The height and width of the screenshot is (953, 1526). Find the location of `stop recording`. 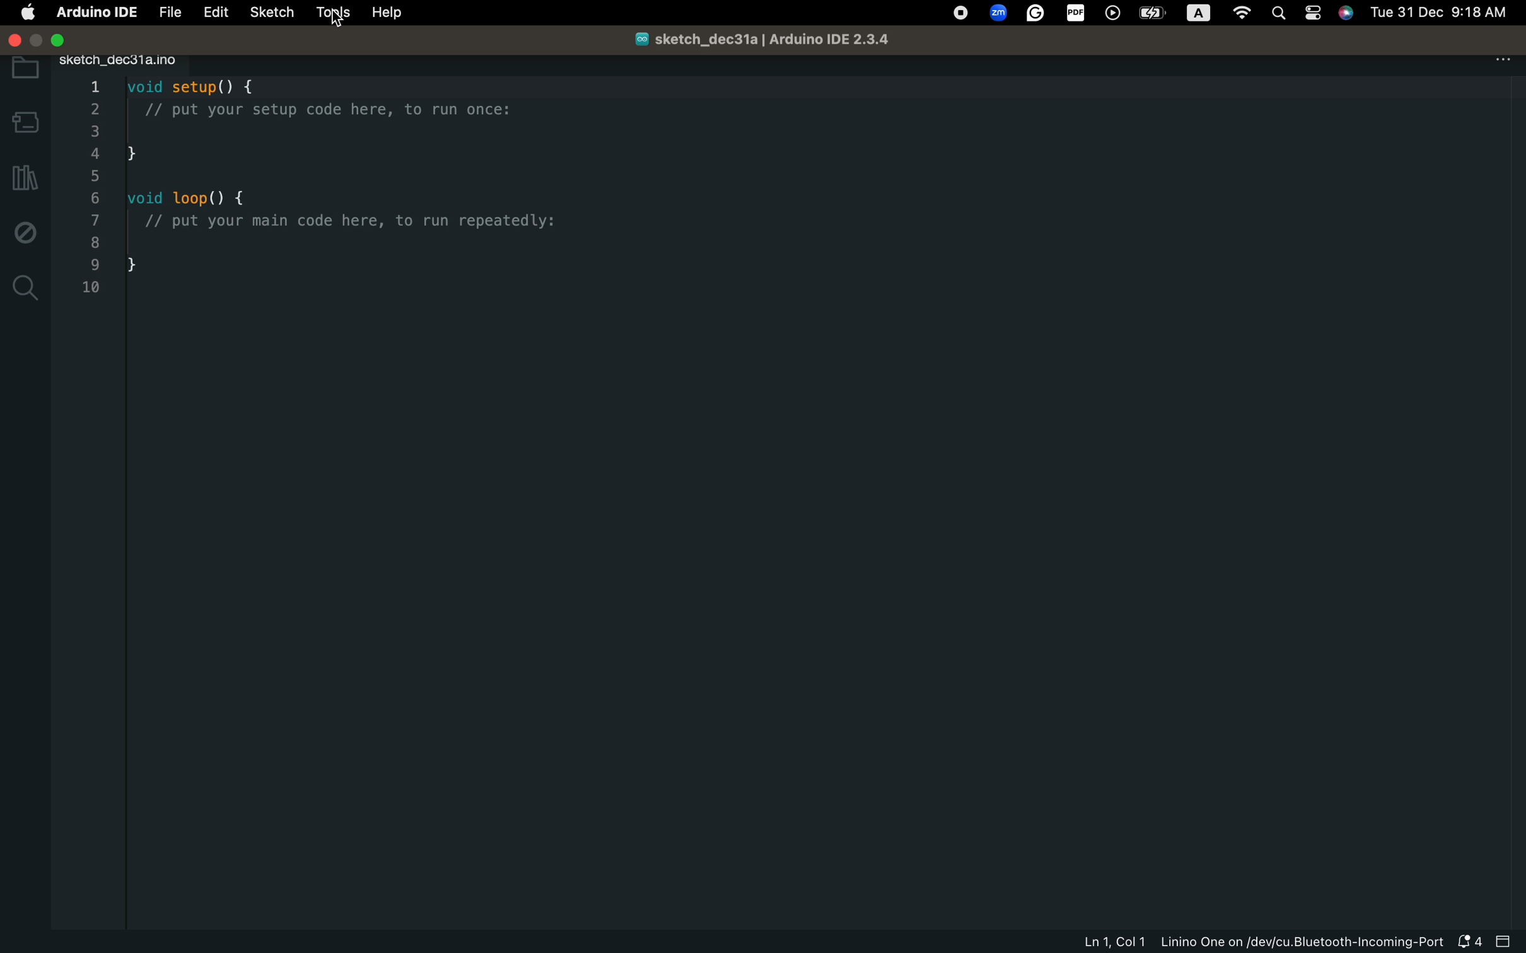

stop recording is located at coordinates (958, 14).